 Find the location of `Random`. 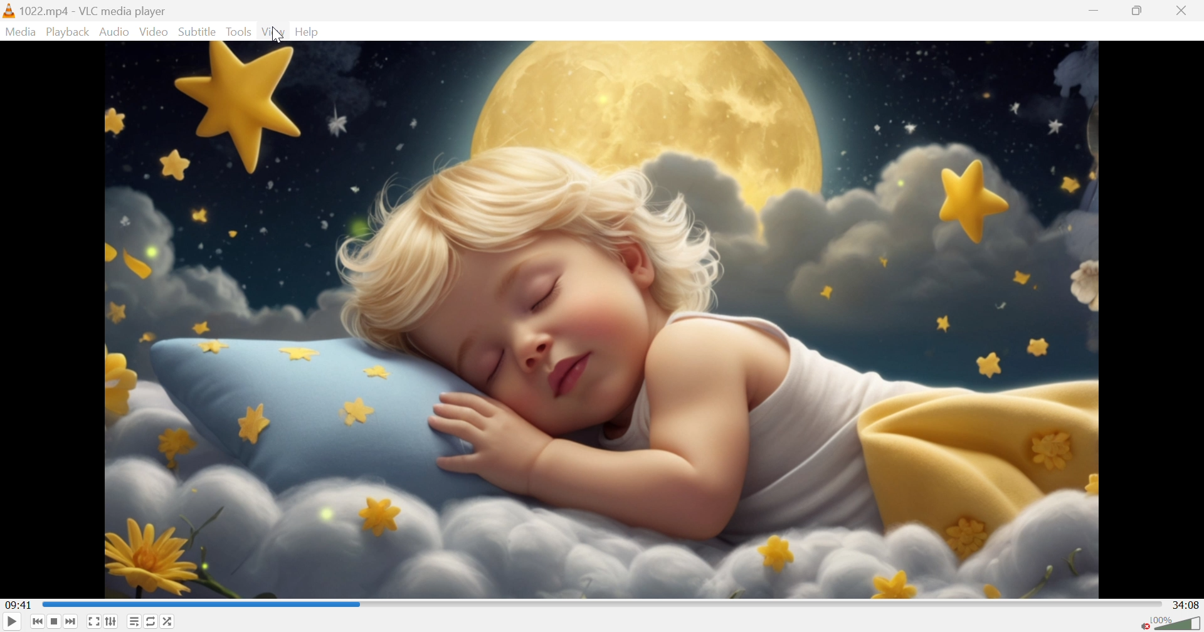

Random is located at coordinates (168, 622).